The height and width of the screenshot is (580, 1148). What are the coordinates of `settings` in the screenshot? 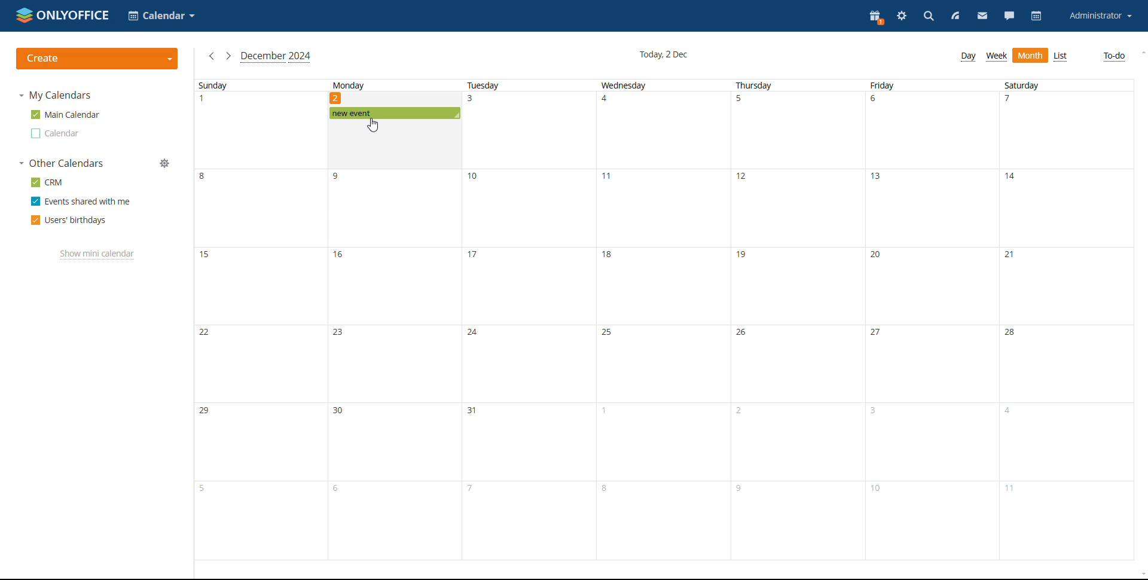 It's located at (903, 17).